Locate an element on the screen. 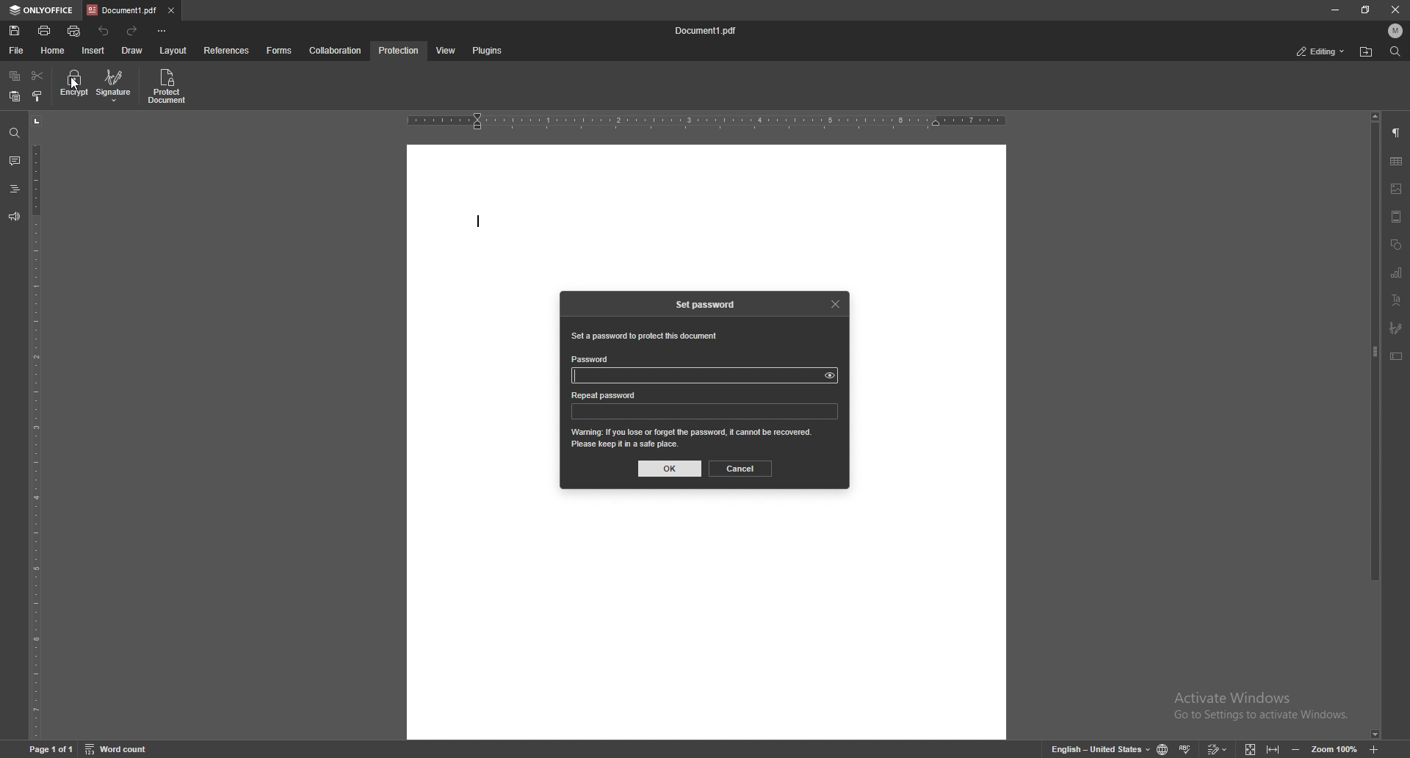 Image resolution: width=1410 pixels, height=758 pixels. change text language is located at coordinates (1102, 748).